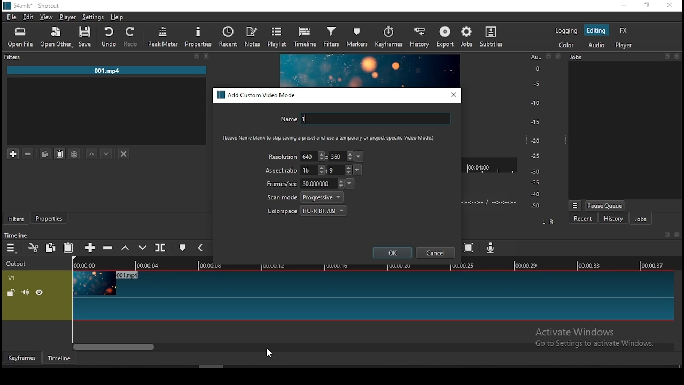 This screenshot has width=684, height=385. Describe the element at coordinates (12, 18) in the screenshot. I see `file` at that location.